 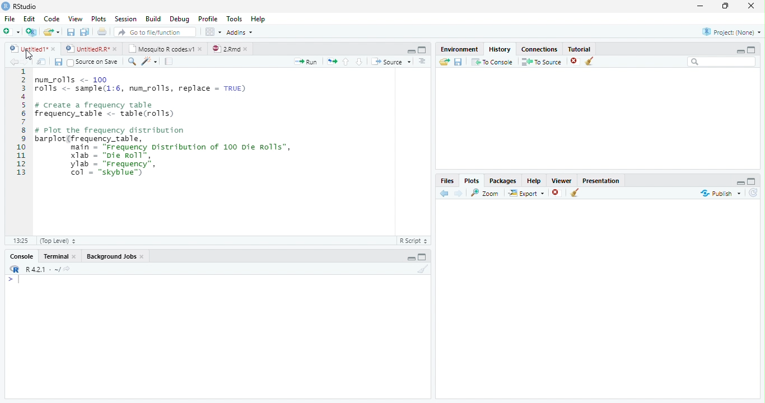 What do you see at coordinates (92, 62) in the screenshot?
I see `Source on Save` at bounding box center [92, 62].